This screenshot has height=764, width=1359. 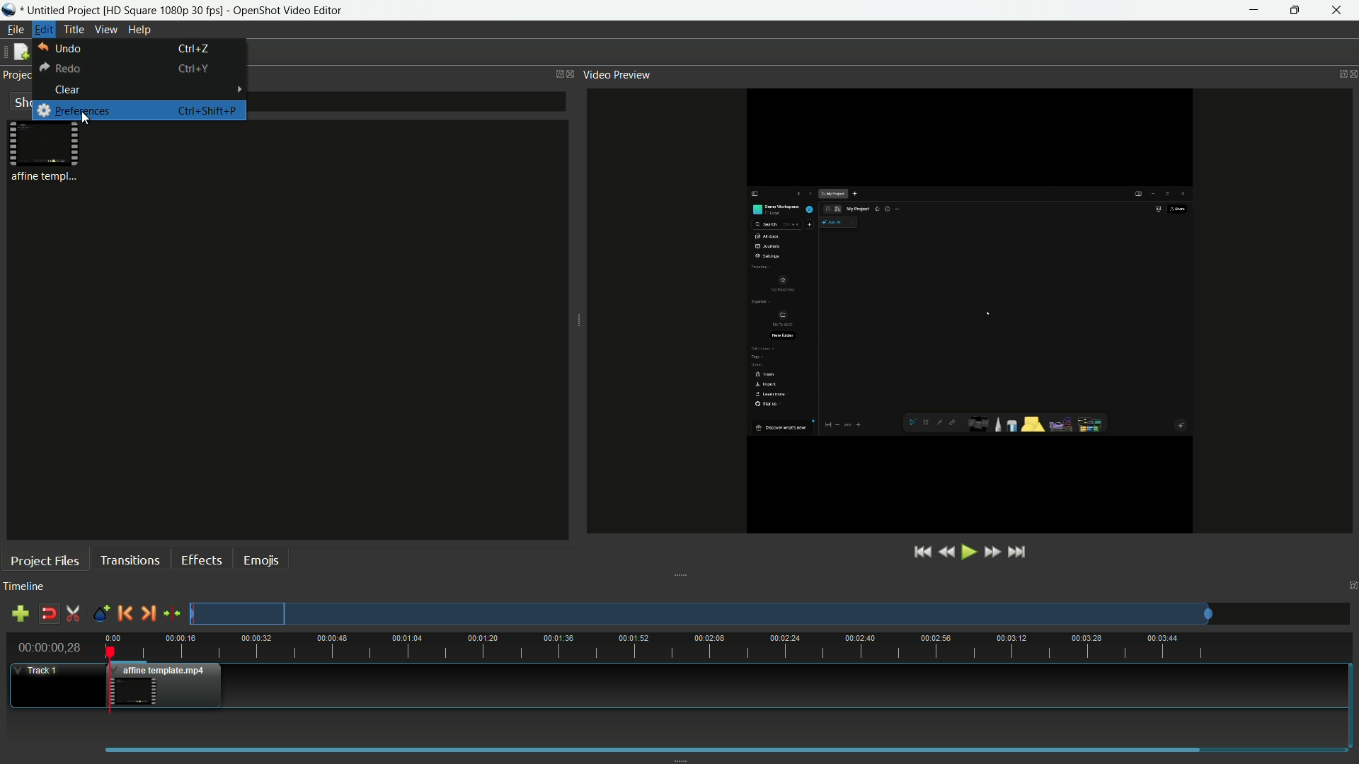 I want to click on project files, so click(x=45, y=560).